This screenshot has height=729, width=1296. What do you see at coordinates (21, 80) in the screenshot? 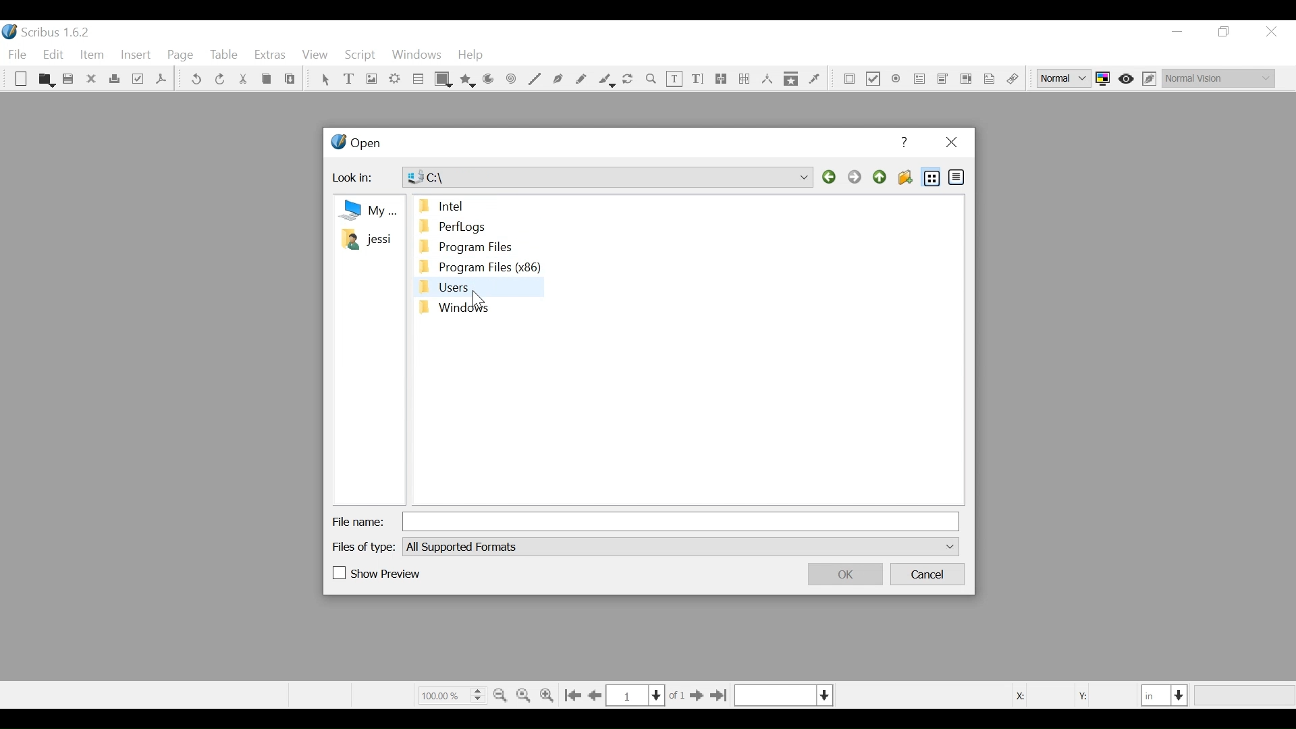
I see `New` at bounding box center [21, 80].